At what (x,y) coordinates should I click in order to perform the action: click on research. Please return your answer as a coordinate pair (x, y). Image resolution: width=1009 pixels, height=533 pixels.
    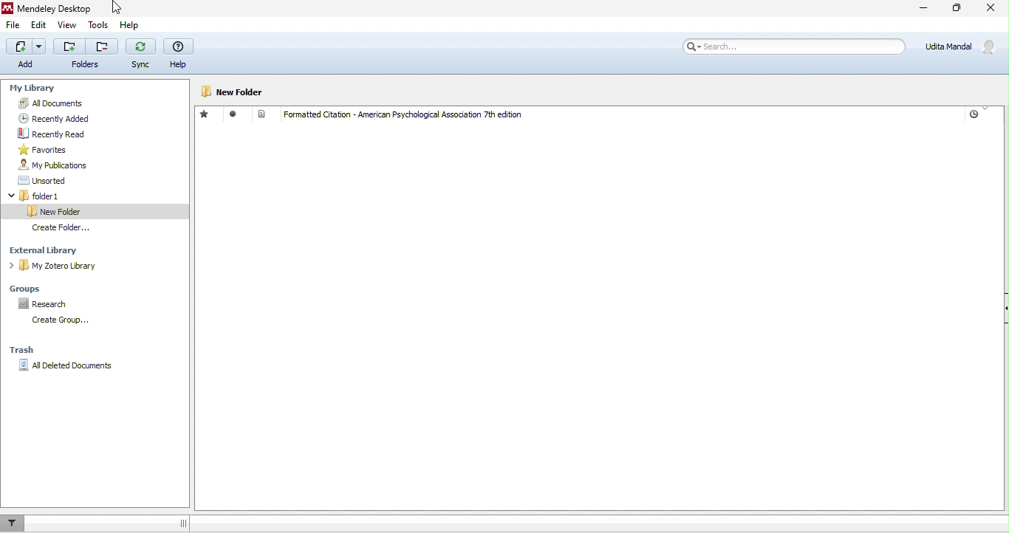
    Looking at the image, I should click on (45, 303).